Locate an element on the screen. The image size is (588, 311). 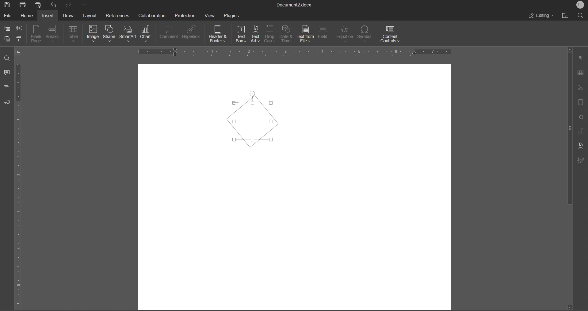
Text Art is located at coordinates (256, 34).